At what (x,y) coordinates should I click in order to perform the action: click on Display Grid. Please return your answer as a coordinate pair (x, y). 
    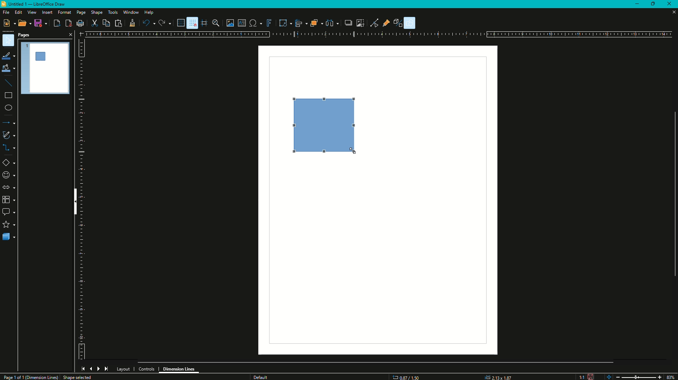
    Looking at the image, I should click on (178, 23).